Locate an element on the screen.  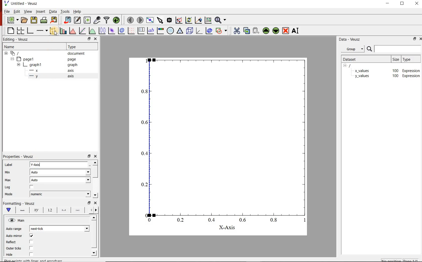
X-Axis is located at coordinates (227, 228).